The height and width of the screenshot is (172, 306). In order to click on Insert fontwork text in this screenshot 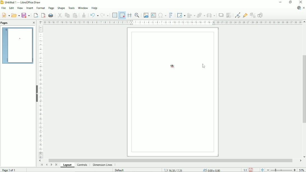, I will do `click(171, 15)`.